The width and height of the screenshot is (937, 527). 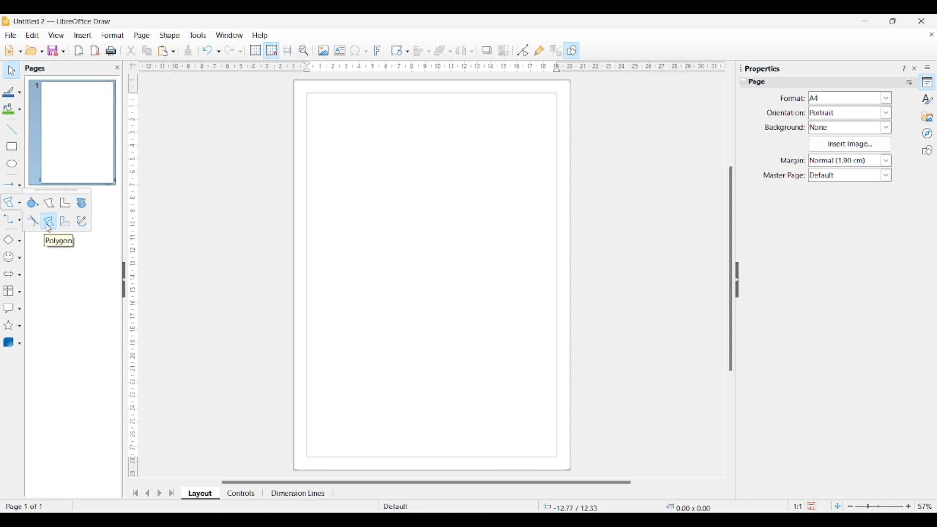 I want to click on Selected line color, so click(x=9, y=92).